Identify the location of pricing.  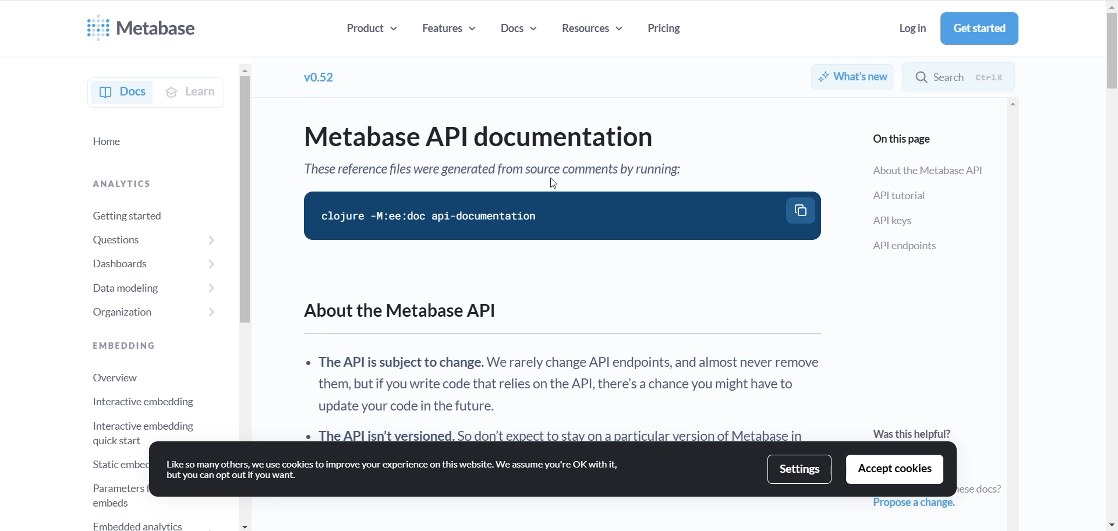
(670, 30).